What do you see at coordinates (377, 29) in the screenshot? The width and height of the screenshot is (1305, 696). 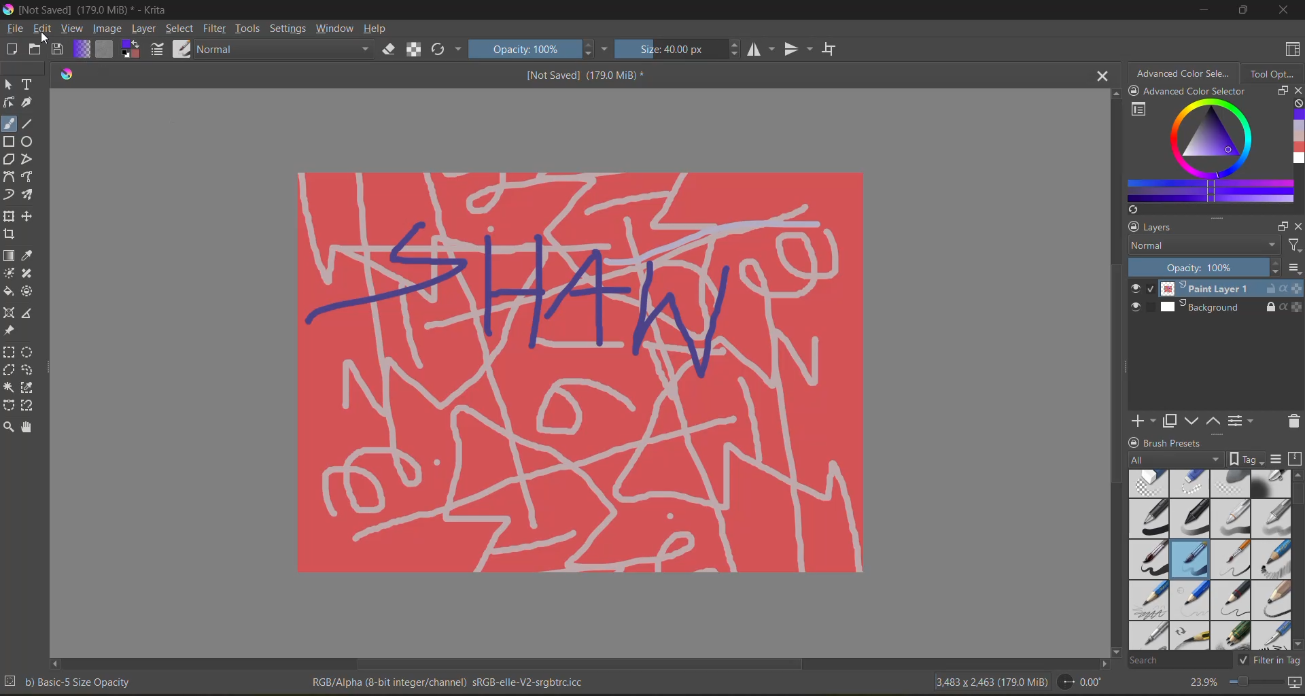 I see `help` at bounding box center [377, 29].